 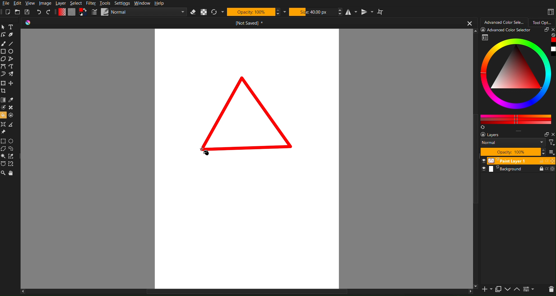 I want to click on Horizontal Mirror, so click(x=352, y=12).